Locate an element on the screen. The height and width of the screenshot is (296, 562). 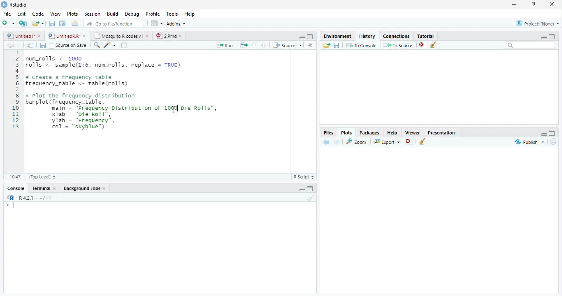
©) 28md is located at coordinates (169, 36).